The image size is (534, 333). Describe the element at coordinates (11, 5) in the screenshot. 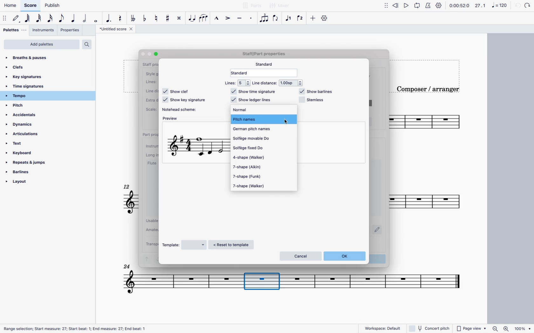

I see `home` at that location.